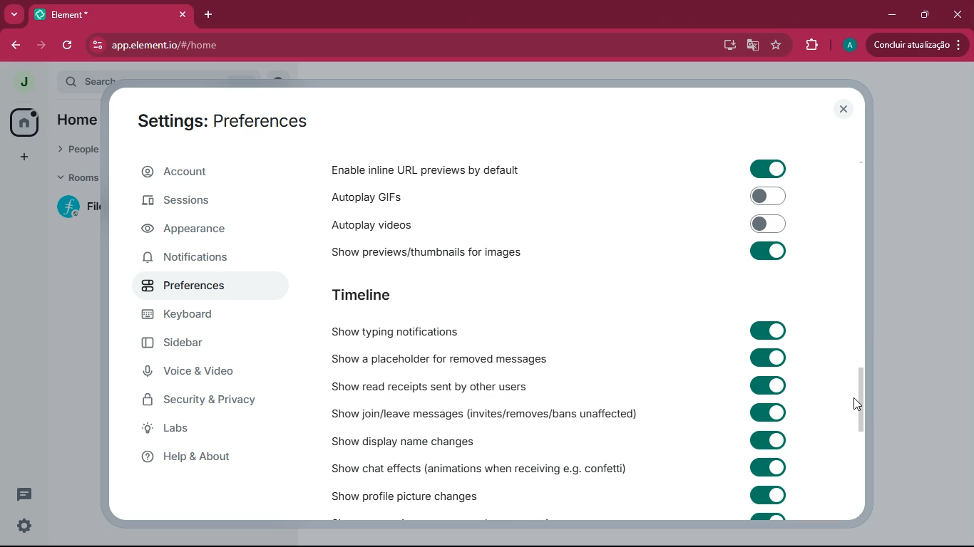 The height and width of the screenshot is (547, 974). Describe the element at coordinates (768, 251) in the screenshot. I see `toggle on/off` at that location.